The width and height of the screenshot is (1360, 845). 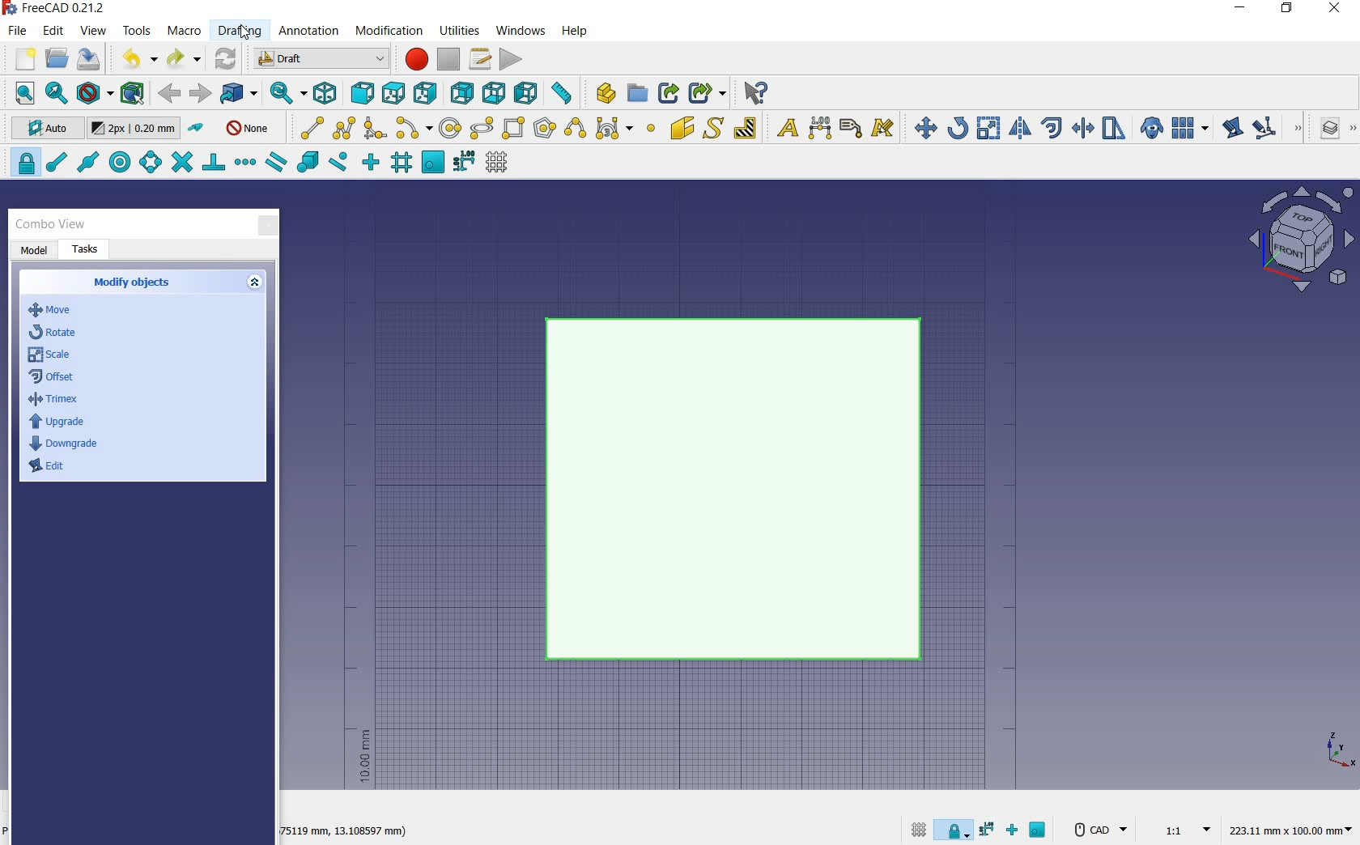 I want to click on rotate, so click(x=55, y=331).